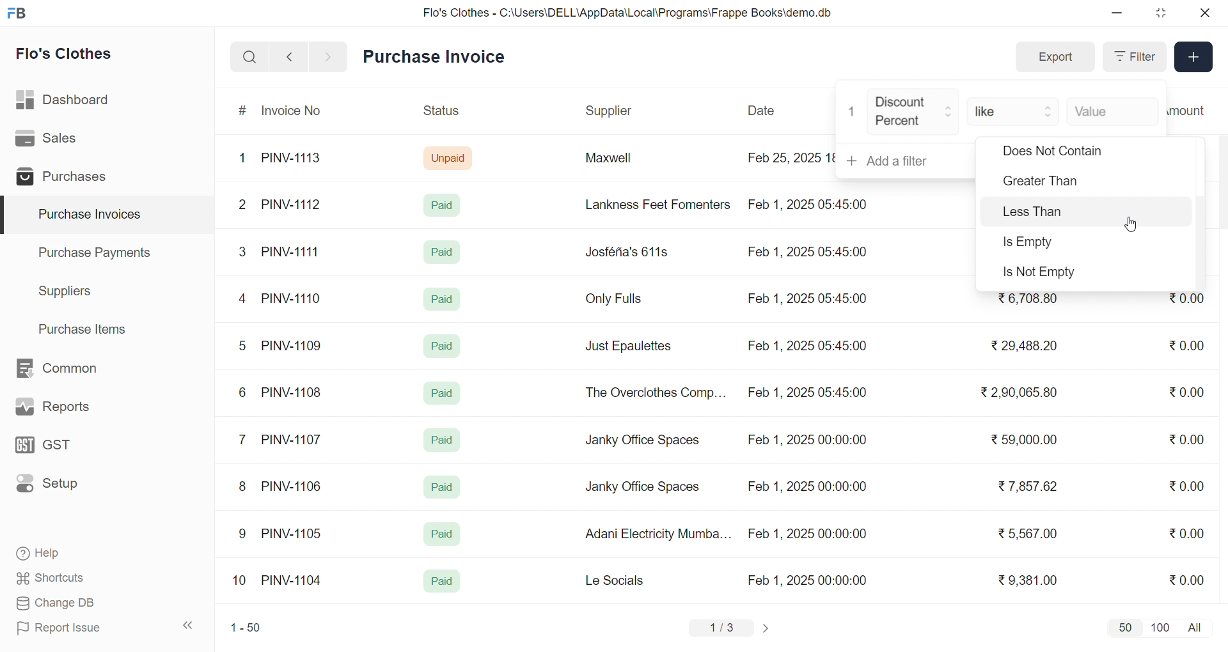 The width and height of the screenshot is (1228, 652). What do you see at coordinates (1058, 183) in the screenshot?
I see `Greater Than` at bounding box center [1058, 183].